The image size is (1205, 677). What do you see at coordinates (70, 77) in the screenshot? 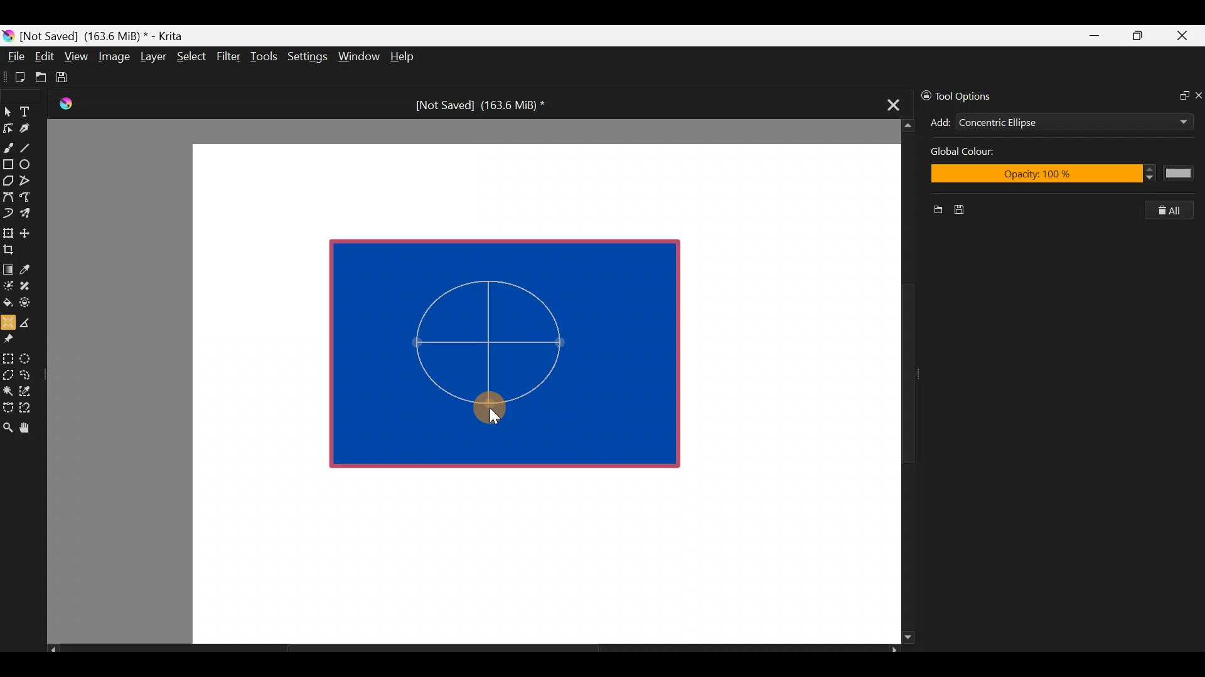
I see `Save` at bounding box center [70, 77].